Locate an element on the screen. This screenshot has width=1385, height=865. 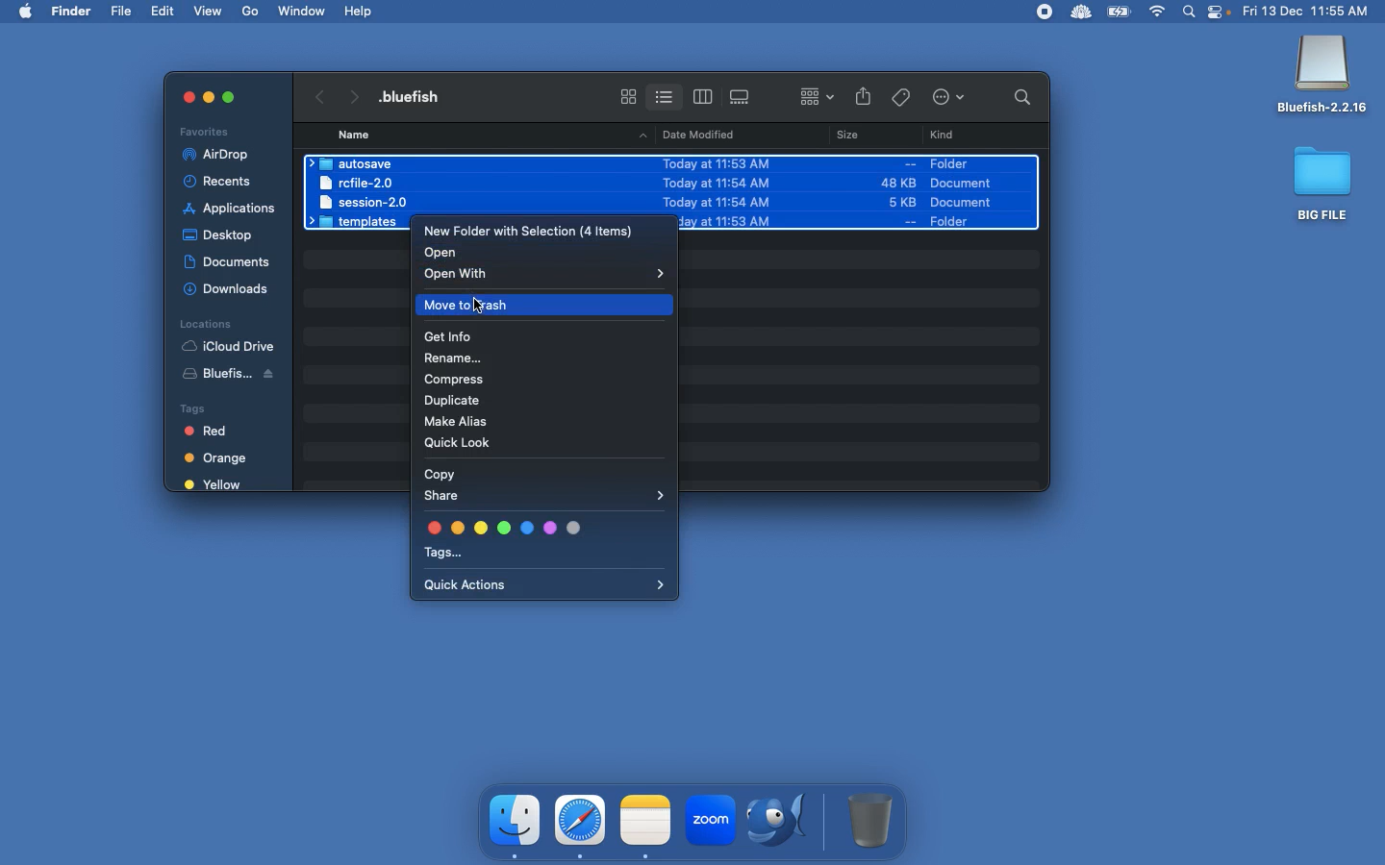
Locations is located at coordinates (205, 323).